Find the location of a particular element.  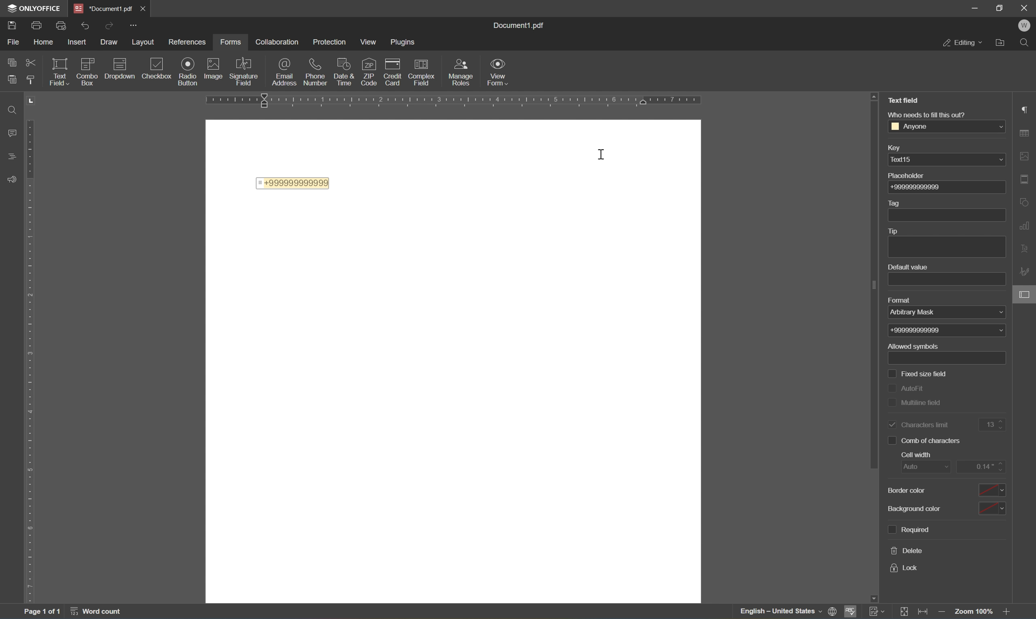

editing is located at coordinates (963, 43).